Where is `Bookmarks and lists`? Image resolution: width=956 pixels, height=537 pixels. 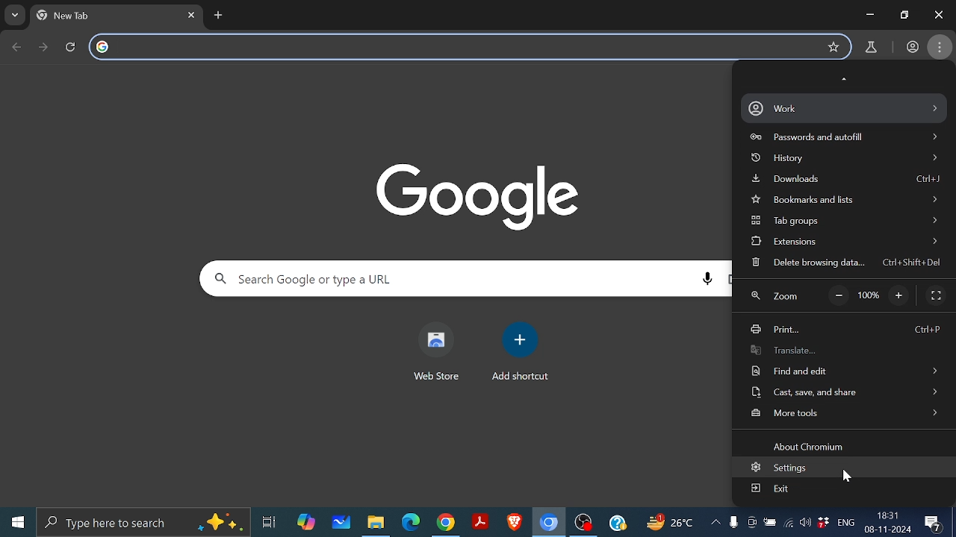
Bookmarks and lists is located at coordinates (845, 201).